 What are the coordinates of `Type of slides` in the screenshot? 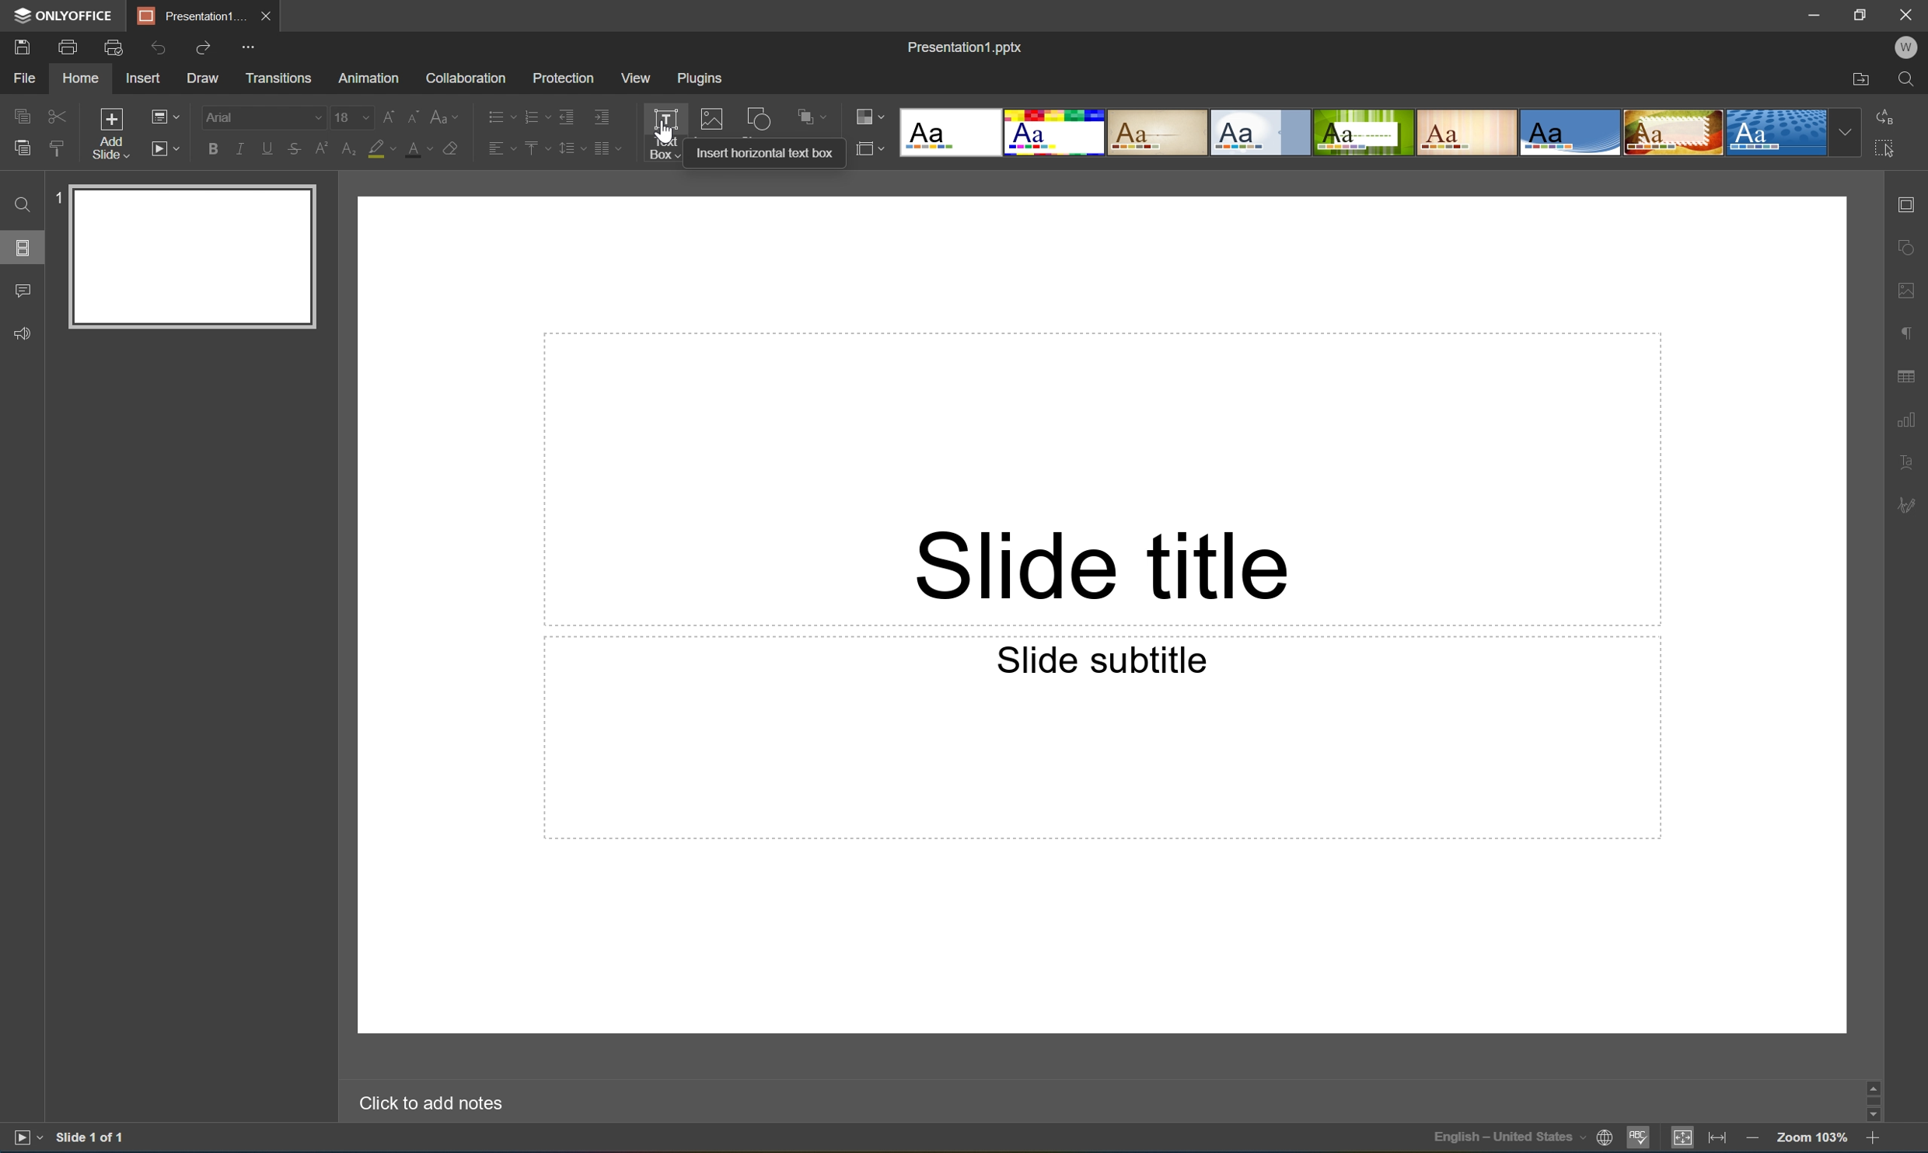 It's located at (1363, 133).